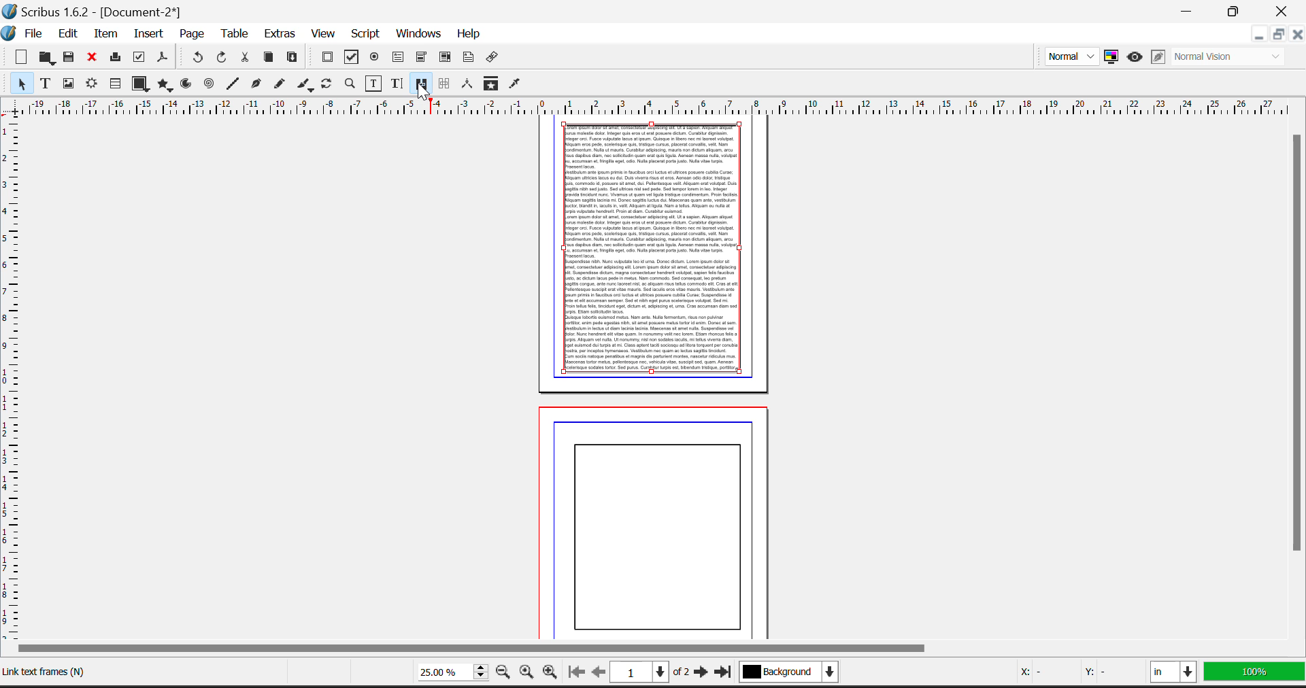 The height and width of the screenshot is (688, 1306). I want to click on Undo, so click(197, 58).